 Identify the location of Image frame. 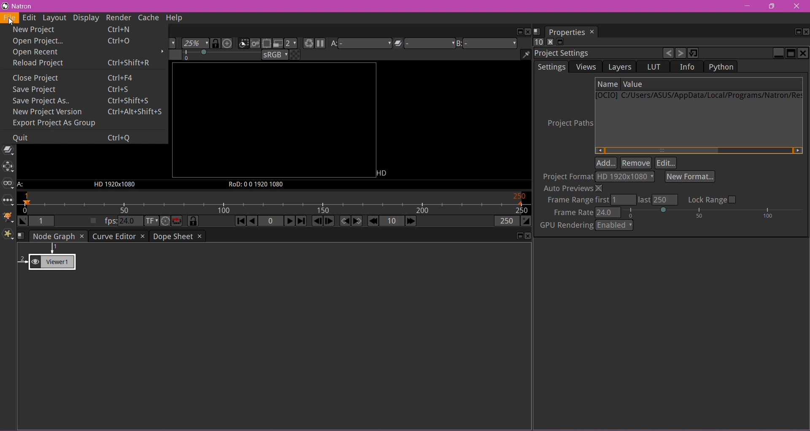
(273, 121).